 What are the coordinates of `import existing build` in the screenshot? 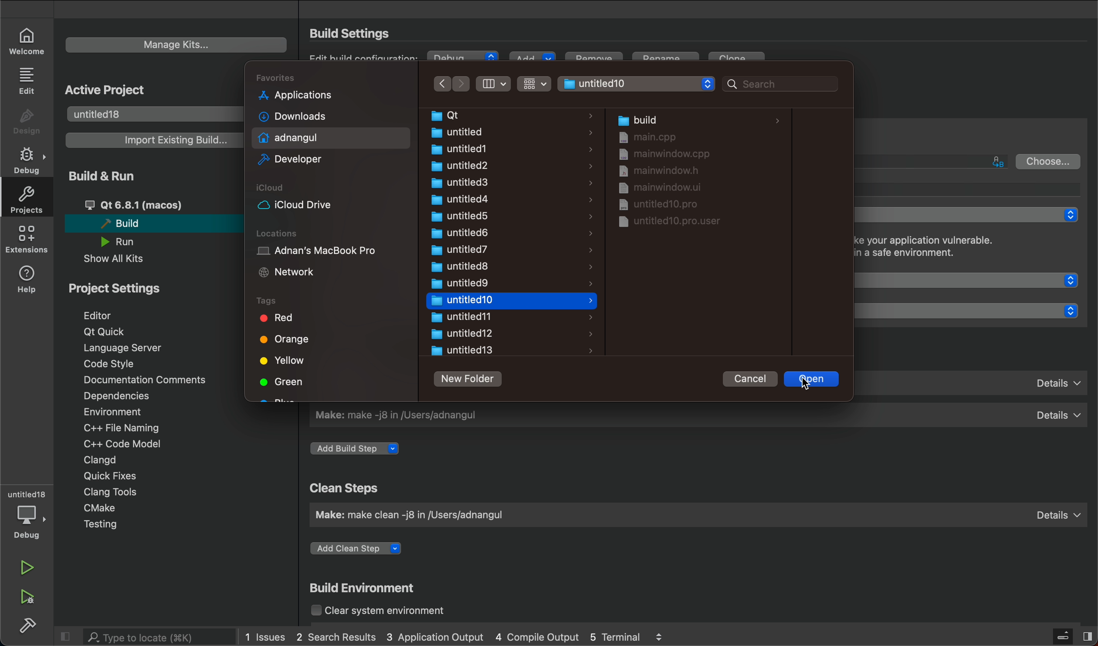 It's located at (155, 140).